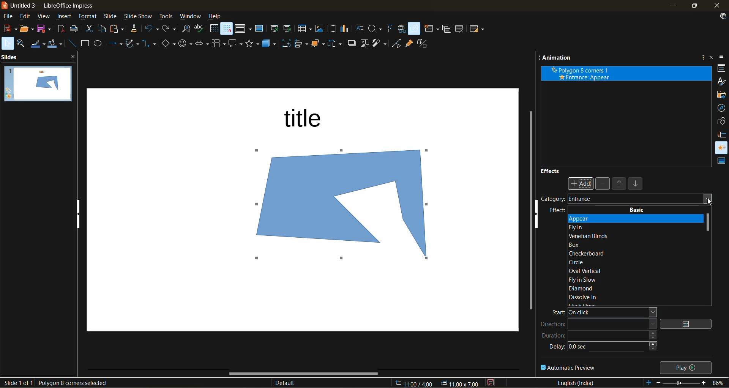  I want to click on shape inserted, so click(347, 207).